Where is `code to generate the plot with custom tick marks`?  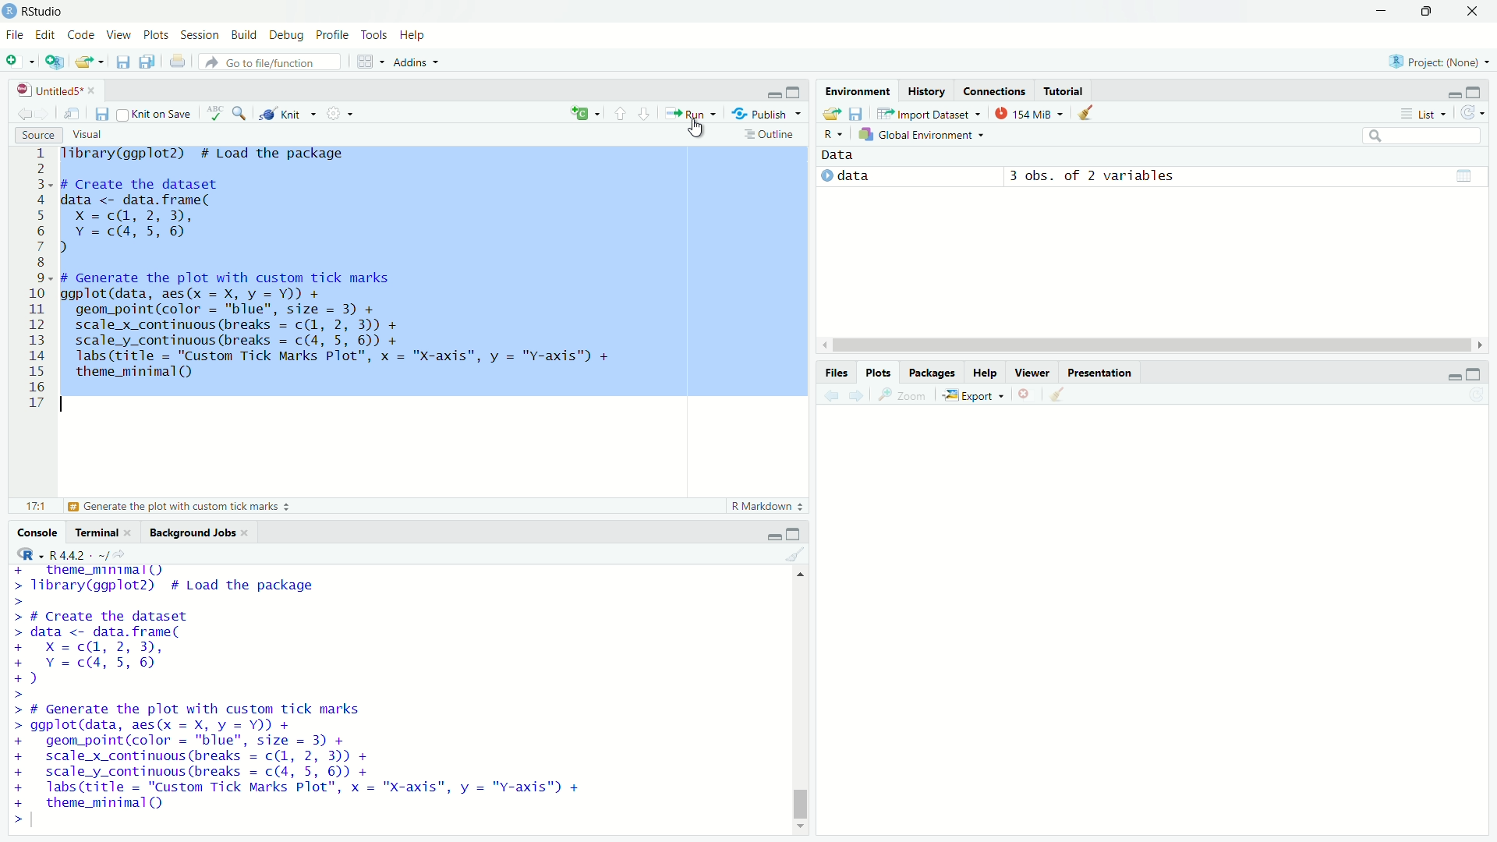
code to generate the plot with custom tick marks is located at coordinates (310, 755).